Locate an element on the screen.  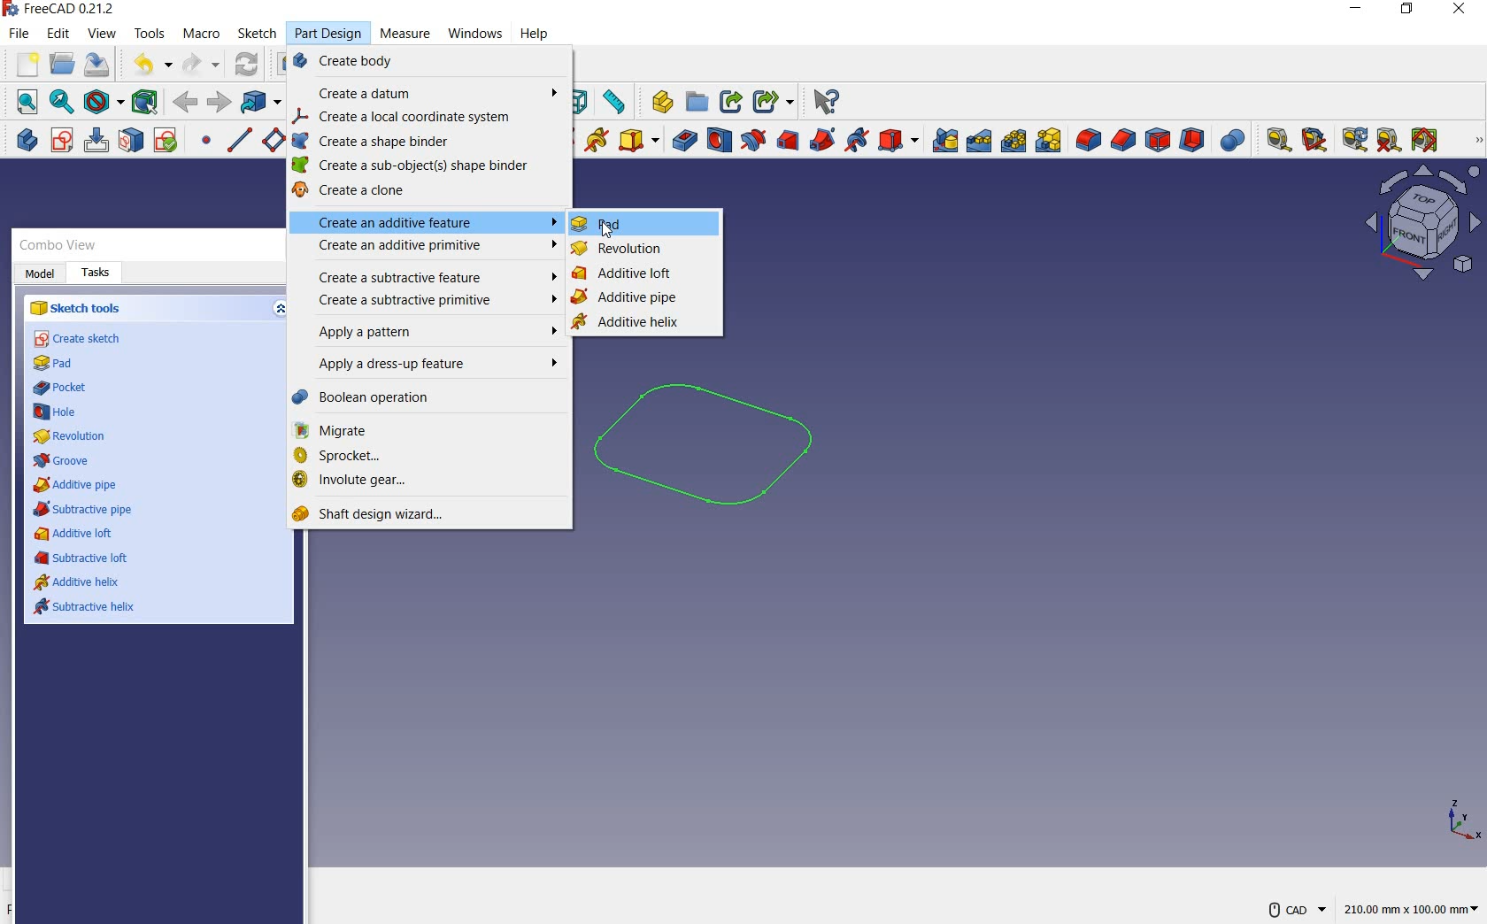
help is located at coordinates (536, 33).